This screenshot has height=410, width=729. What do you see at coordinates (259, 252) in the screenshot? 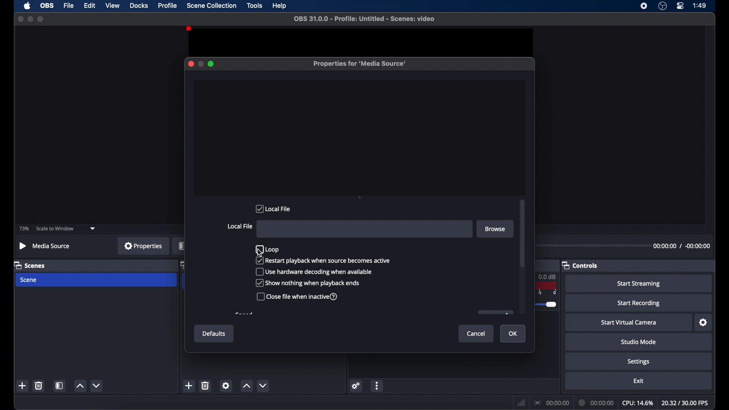
I see `Cursor` at bounding box center [259, 252].